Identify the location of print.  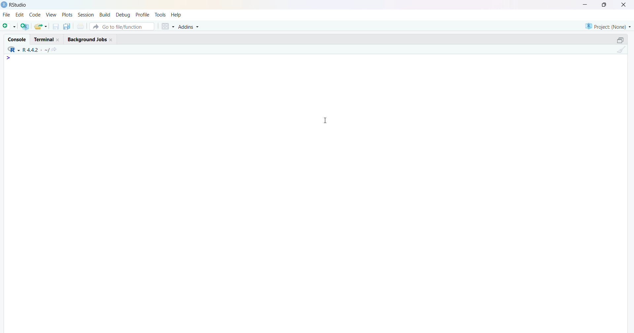
(81, 26).